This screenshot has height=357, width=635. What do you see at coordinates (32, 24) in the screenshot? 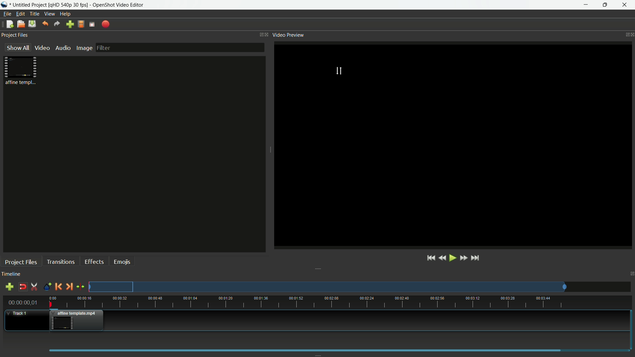
I see `save files` at bounding box center [32, 24].